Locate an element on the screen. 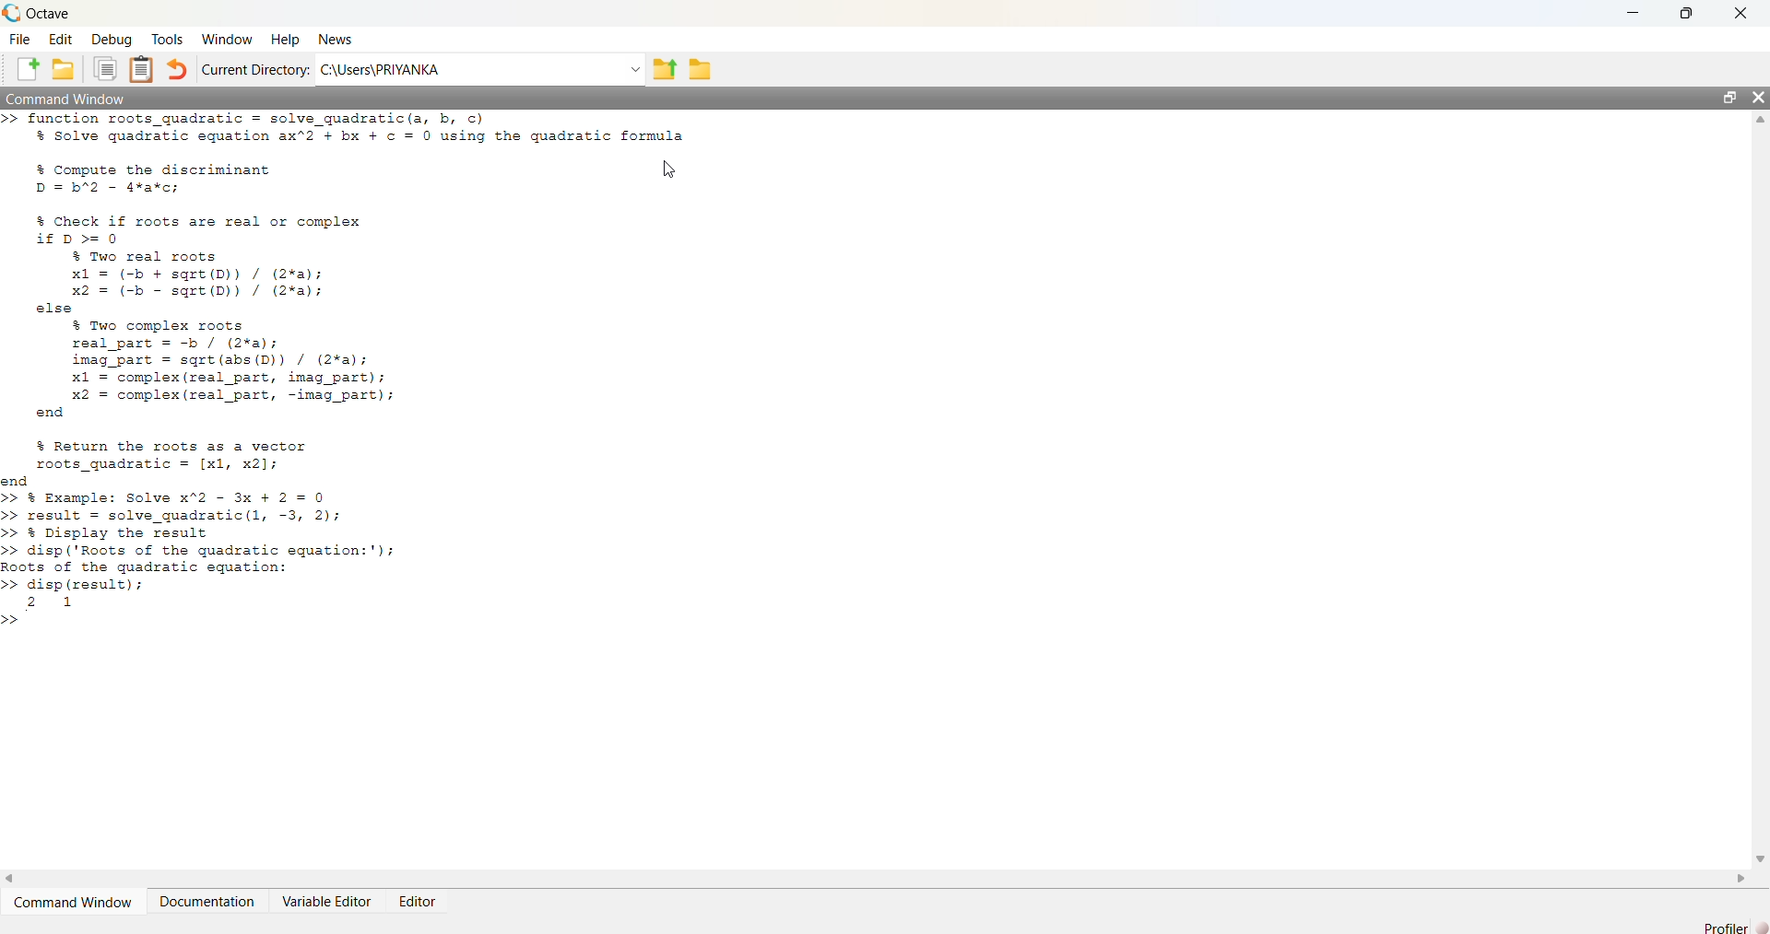 The image size is (1770, 934). News is located at coordinates (337, 38).